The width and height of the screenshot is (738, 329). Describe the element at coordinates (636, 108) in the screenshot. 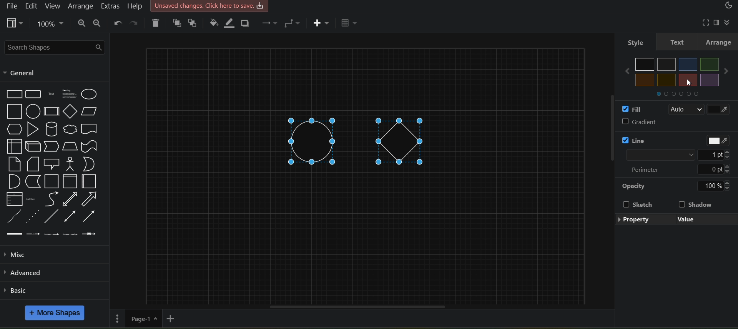

I see `fill ` at that location.